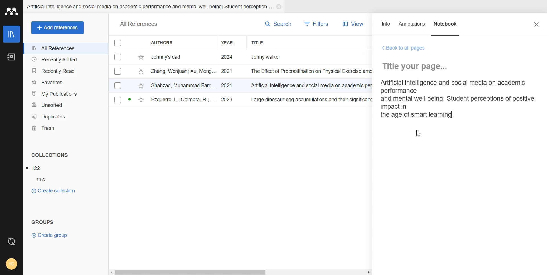  What do you see at coordinates (139, 24) in the screenshot?
I see `all references` at bounding box center [139, 24].